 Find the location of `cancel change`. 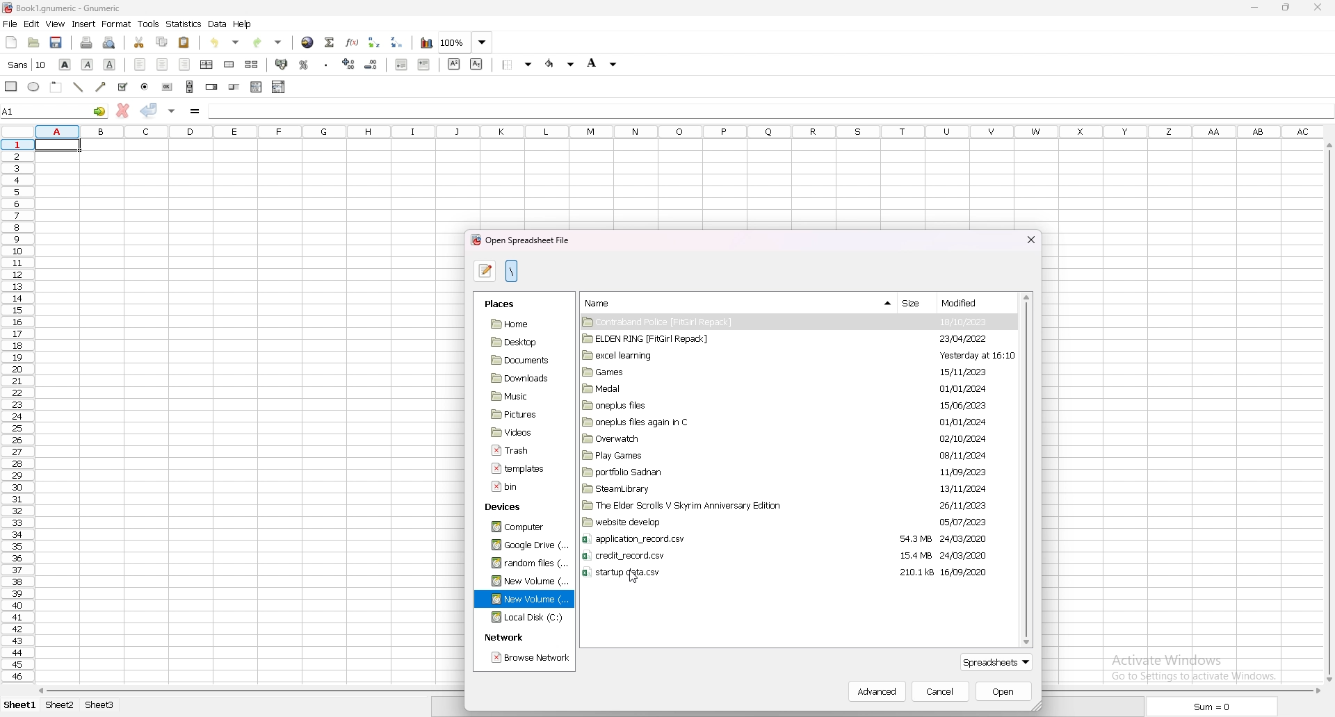

cancel change is located at coordinates (123, 110).